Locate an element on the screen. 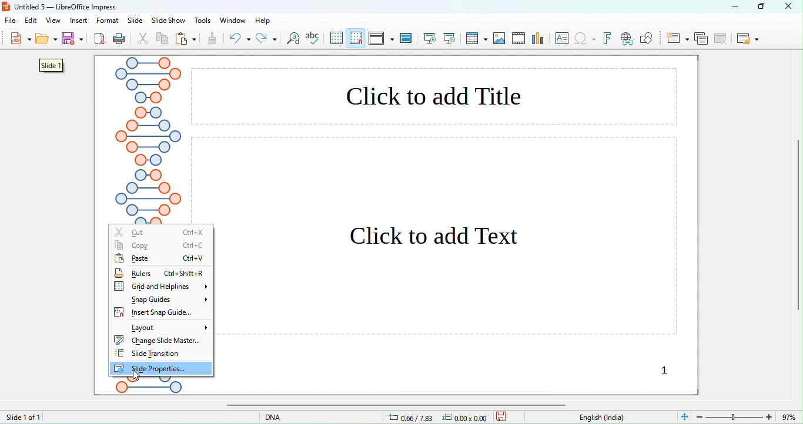  fit to current window is located at coordinates (684, 416).